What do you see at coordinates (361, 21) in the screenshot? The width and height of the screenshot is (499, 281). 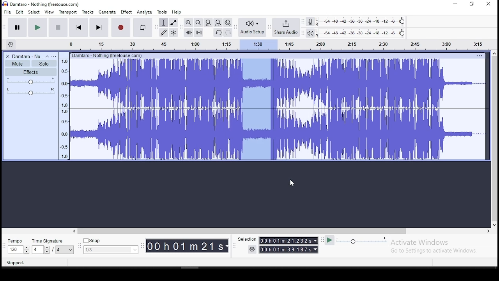 I see `recording level` at bounding box center [361, 21].